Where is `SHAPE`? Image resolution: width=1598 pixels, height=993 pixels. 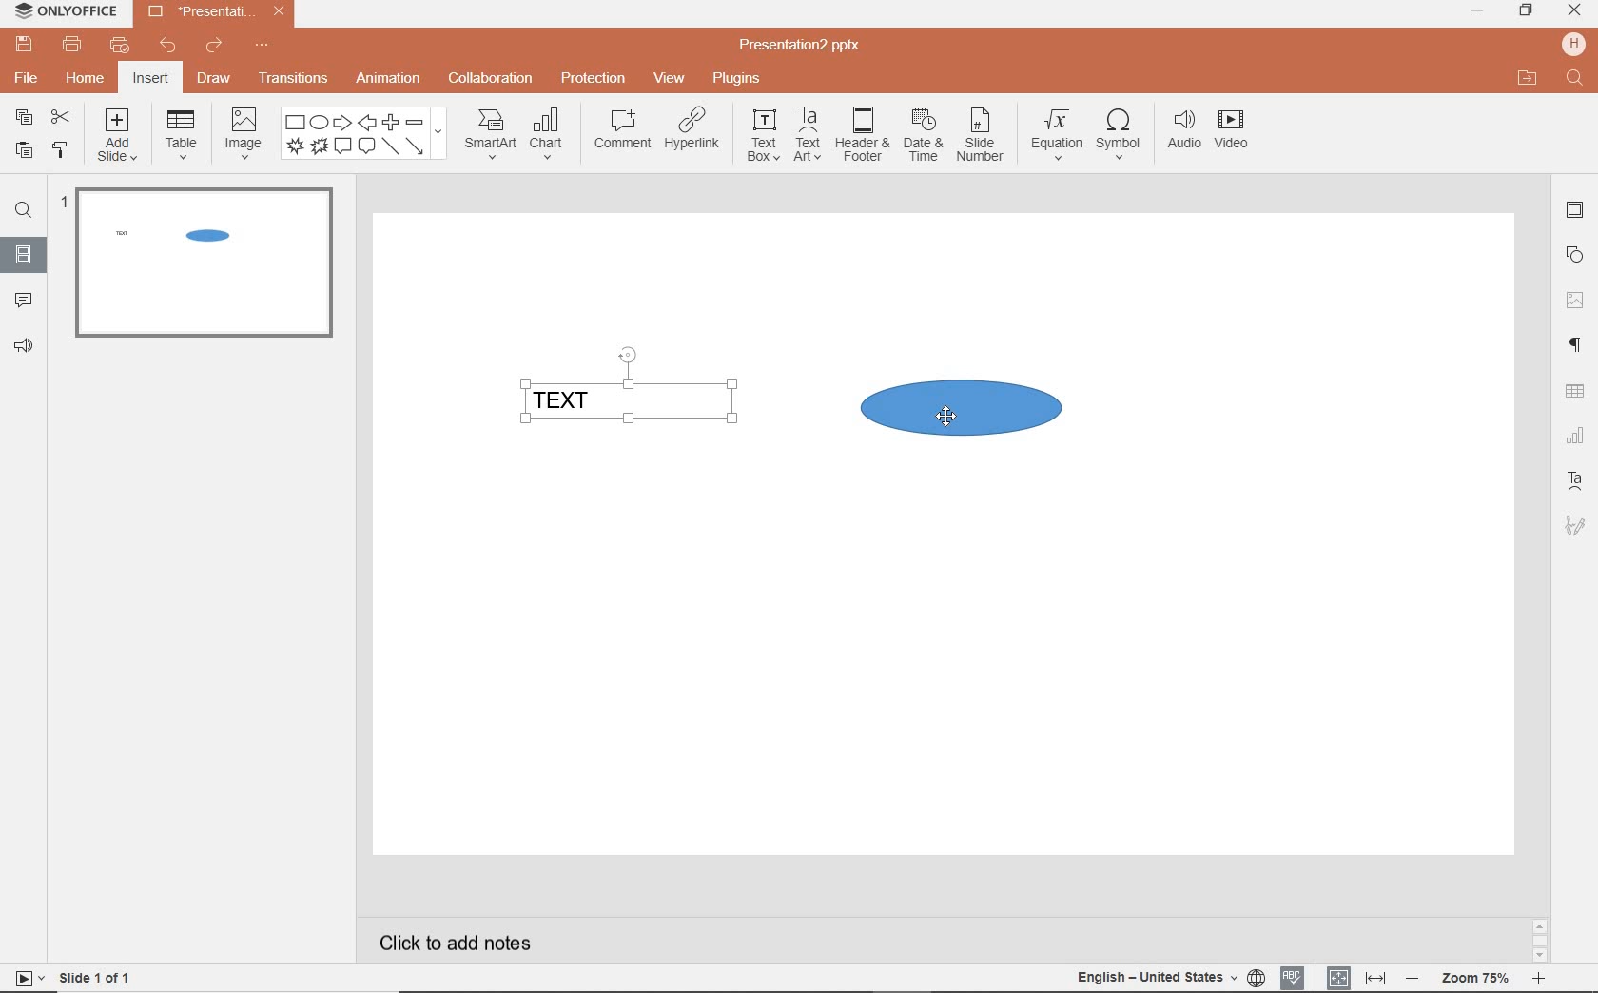 SHAPE is located at coordinates (959, 407).